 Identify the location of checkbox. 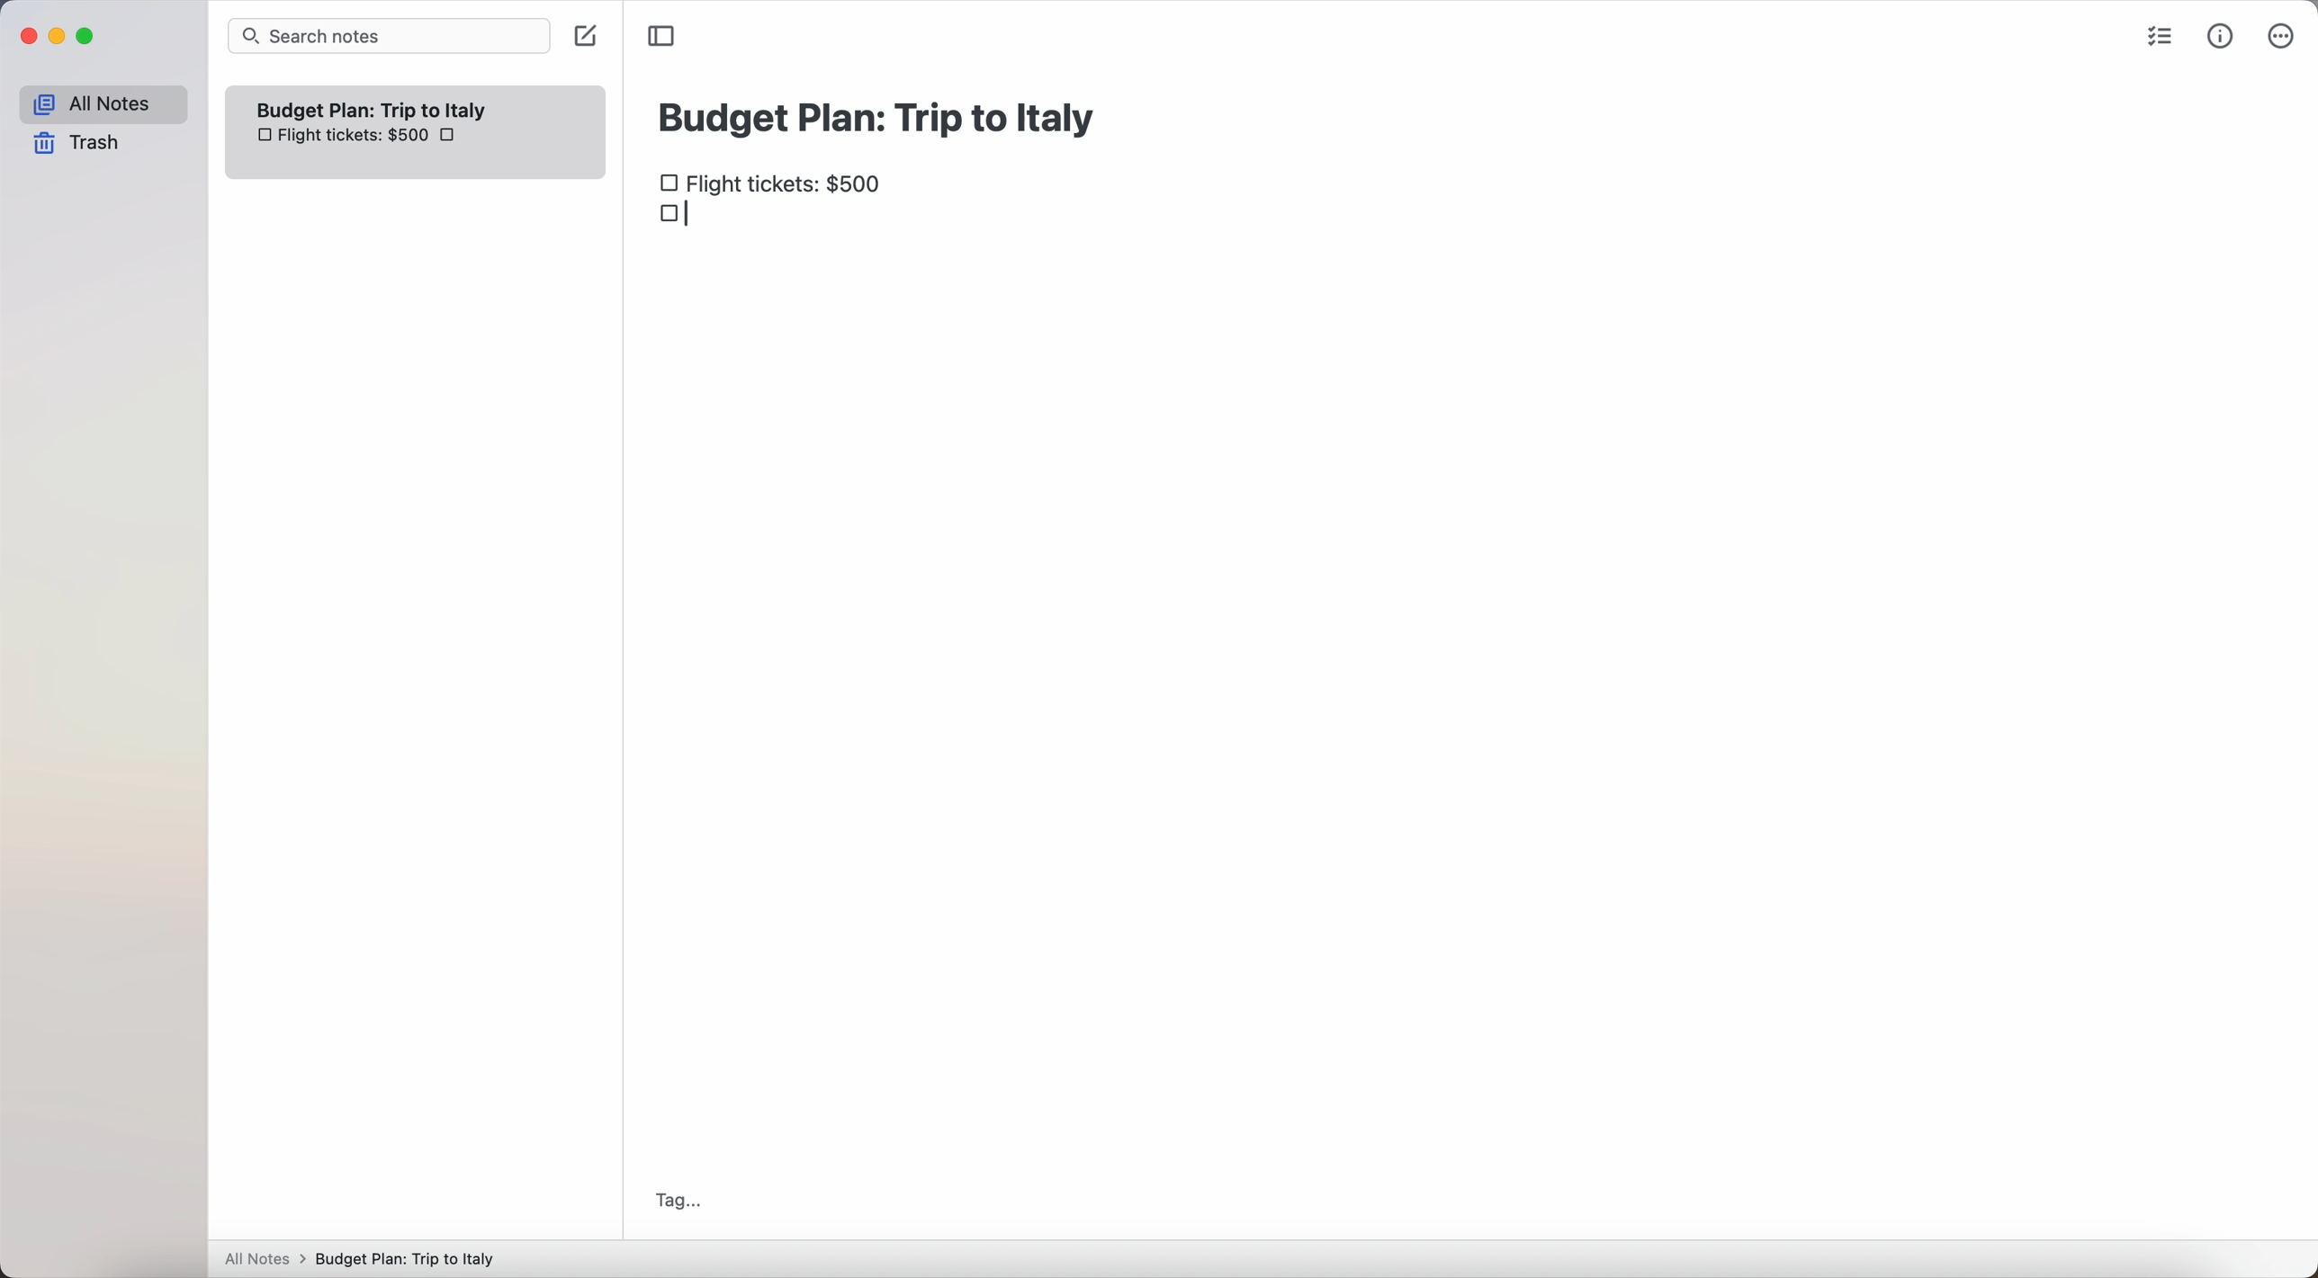
(451, 135).